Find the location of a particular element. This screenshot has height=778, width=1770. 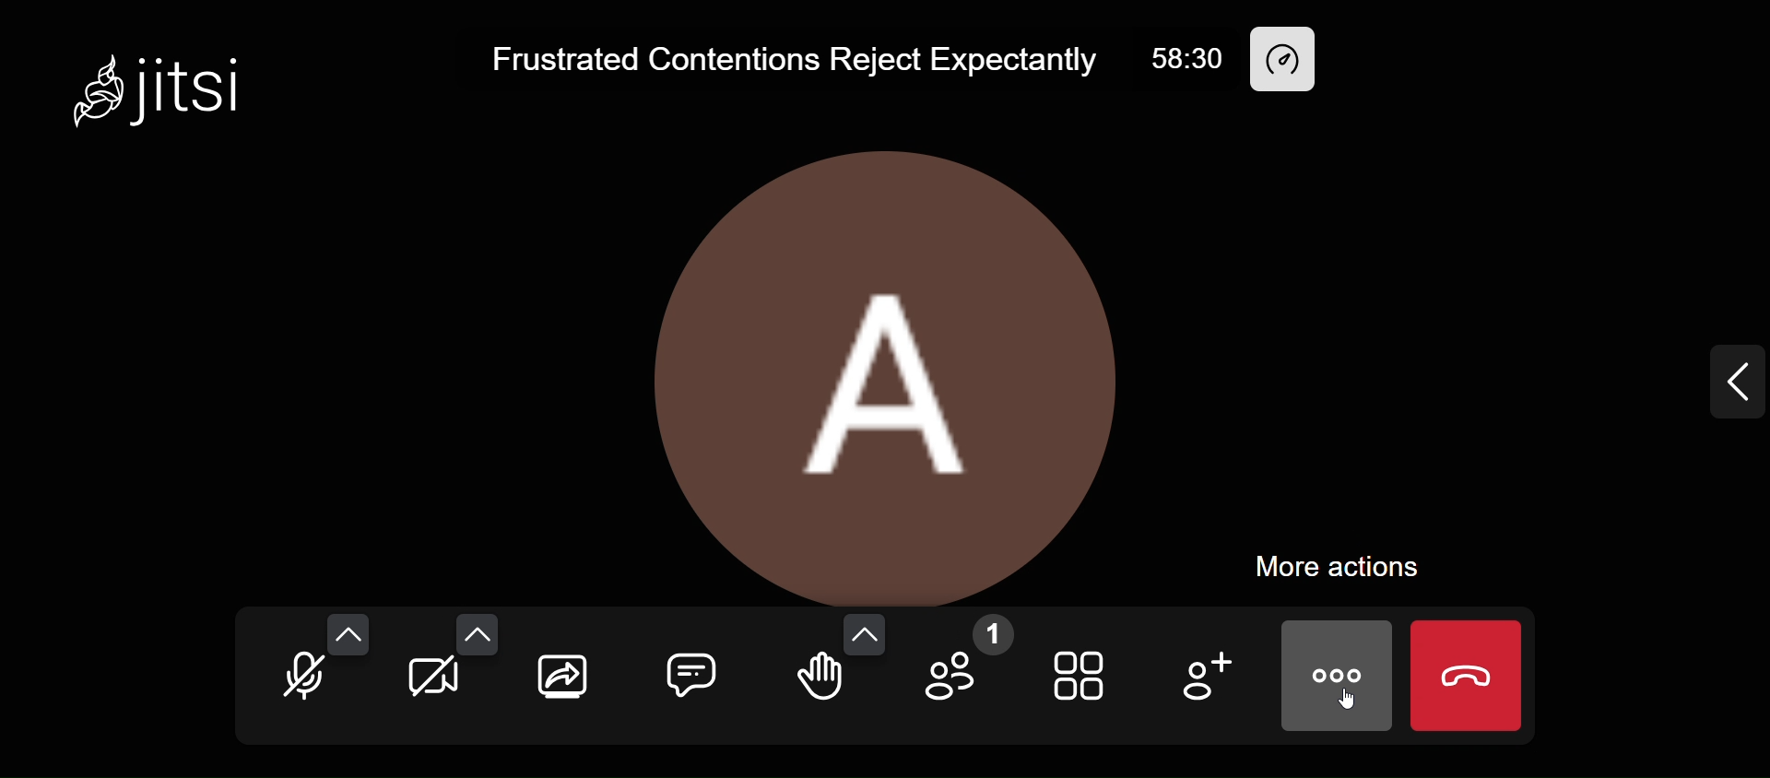

video setting is located at coordinates (480, 634).